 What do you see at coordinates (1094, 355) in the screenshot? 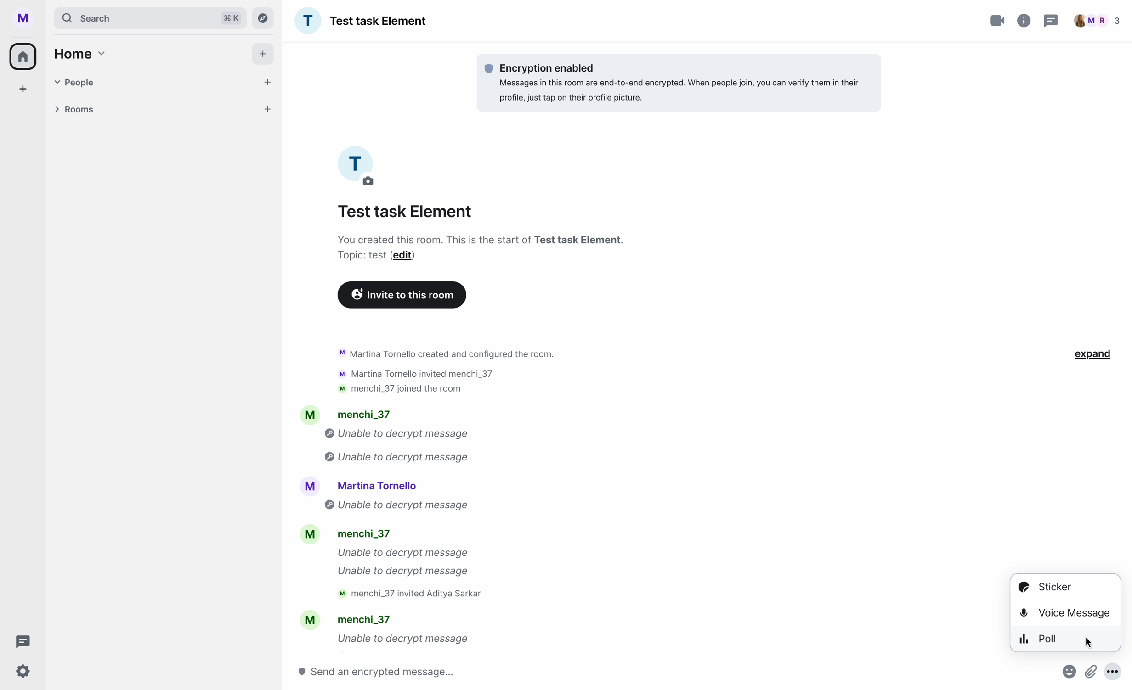
I see `expand` at bounding box center [1094, 355].